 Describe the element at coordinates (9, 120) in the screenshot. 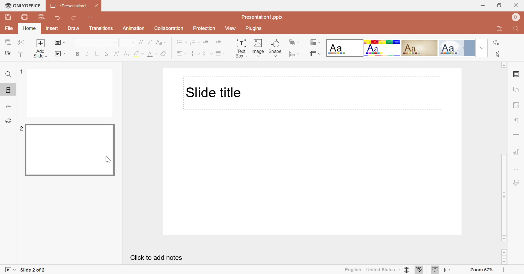

I see `Feedback & Support` at that location.